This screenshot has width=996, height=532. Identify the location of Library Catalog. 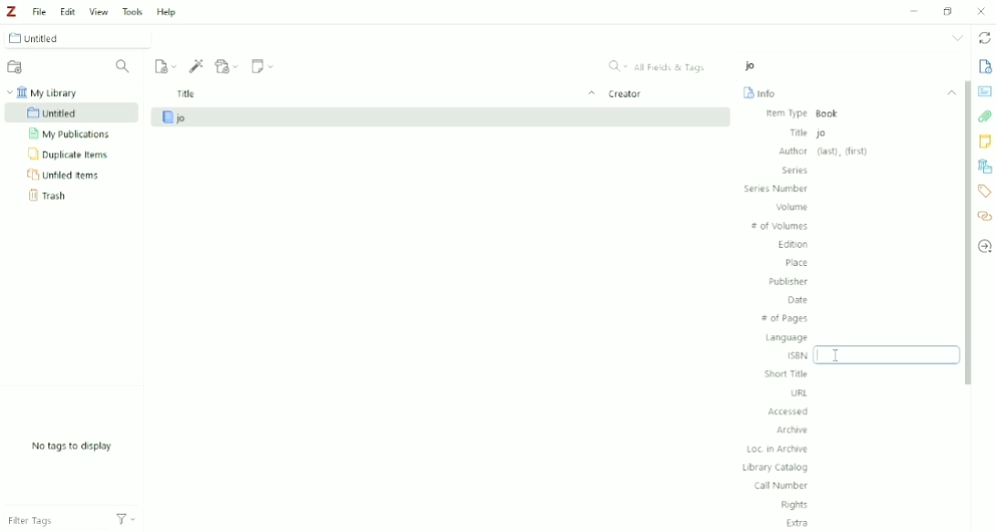
(774, 467).